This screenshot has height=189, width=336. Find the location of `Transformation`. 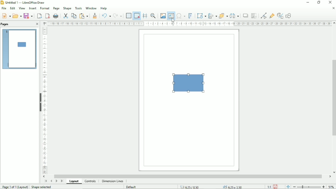

Transformation is located at coordinates (202, 15).